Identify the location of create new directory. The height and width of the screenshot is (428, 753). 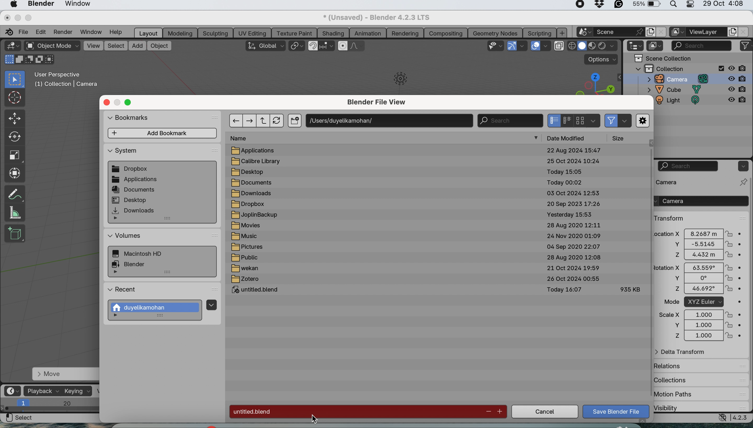
(294, 121).